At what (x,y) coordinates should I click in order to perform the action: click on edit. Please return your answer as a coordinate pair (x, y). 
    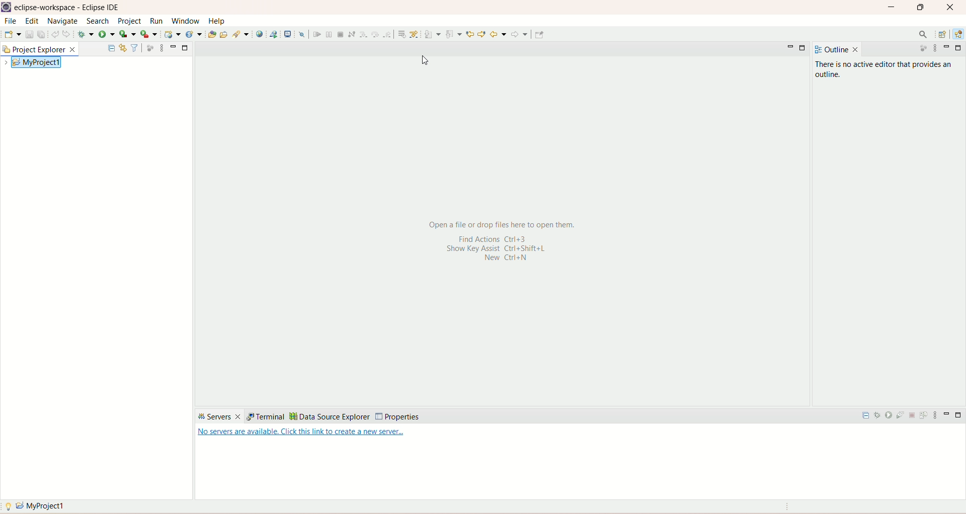
    Looking at the image, I should click on (31, 21).